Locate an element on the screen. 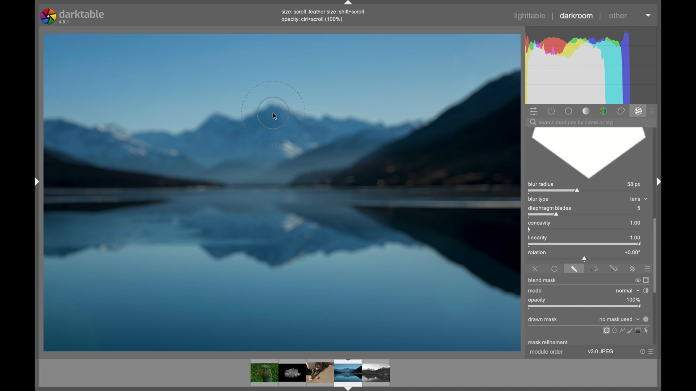 This screenshot has width=696, height=391. concavity is located at coordinates (538, 226).